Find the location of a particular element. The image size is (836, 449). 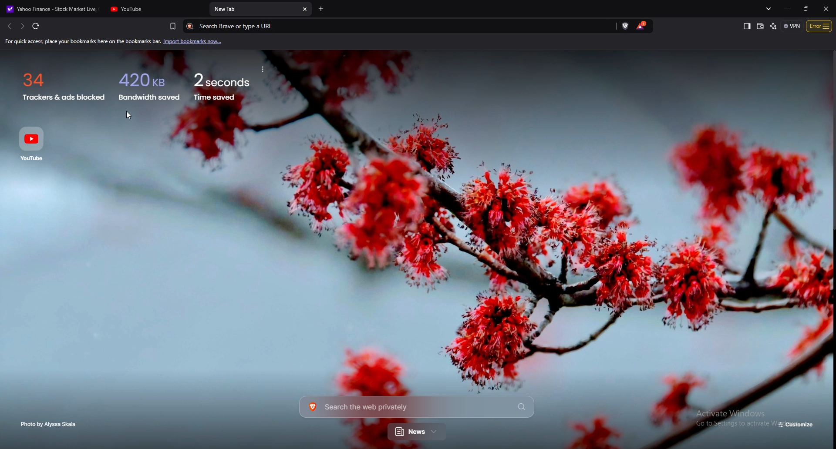

wallet is located at coordinates (761, 26).